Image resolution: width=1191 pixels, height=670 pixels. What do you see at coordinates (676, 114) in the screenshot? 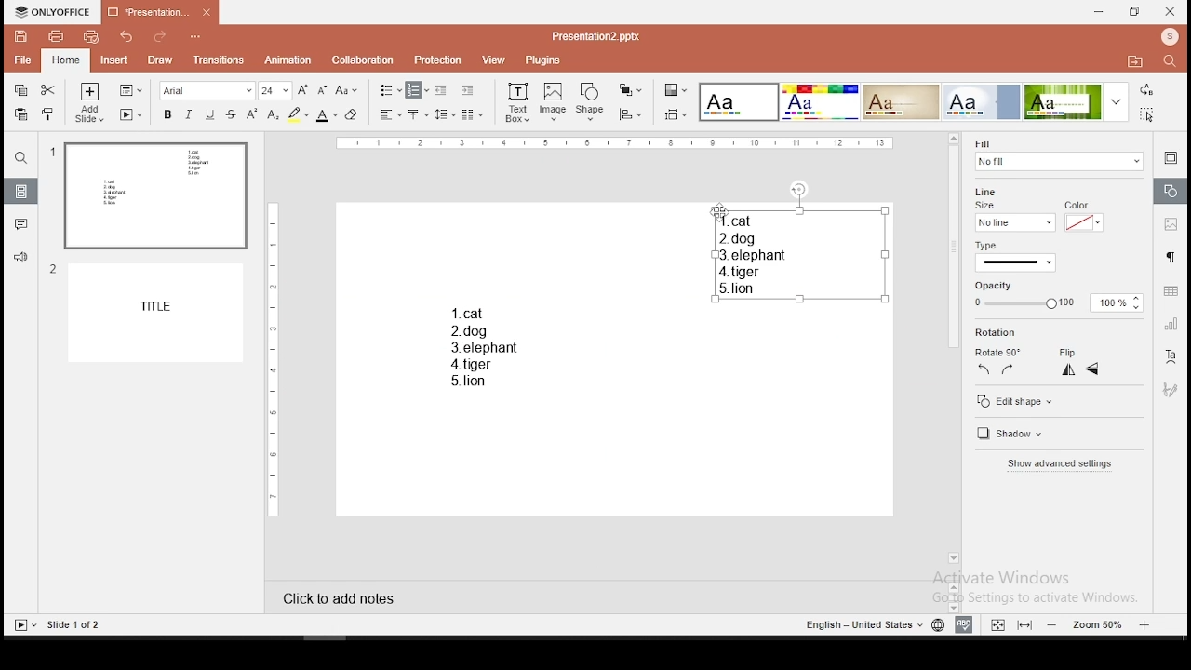
I see `select slide size` at bounding box center [676, 114].